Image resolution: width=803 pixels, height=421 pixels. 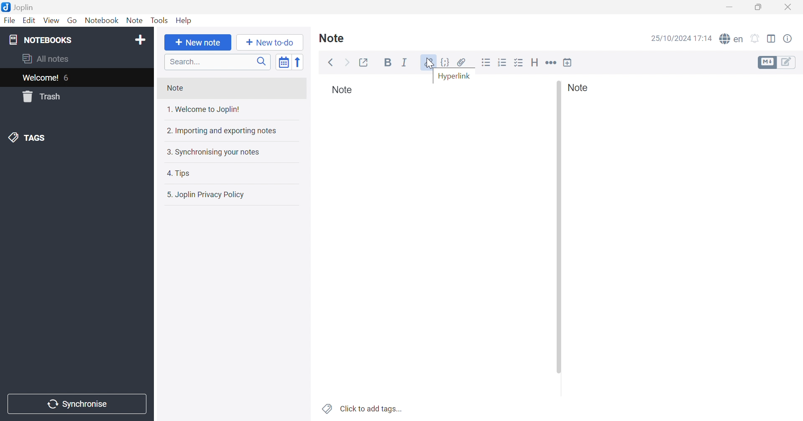 What do you see at coordinates (77, 404) in the screenshot?
I see `Synchronise` at bounding box center [77, 404].